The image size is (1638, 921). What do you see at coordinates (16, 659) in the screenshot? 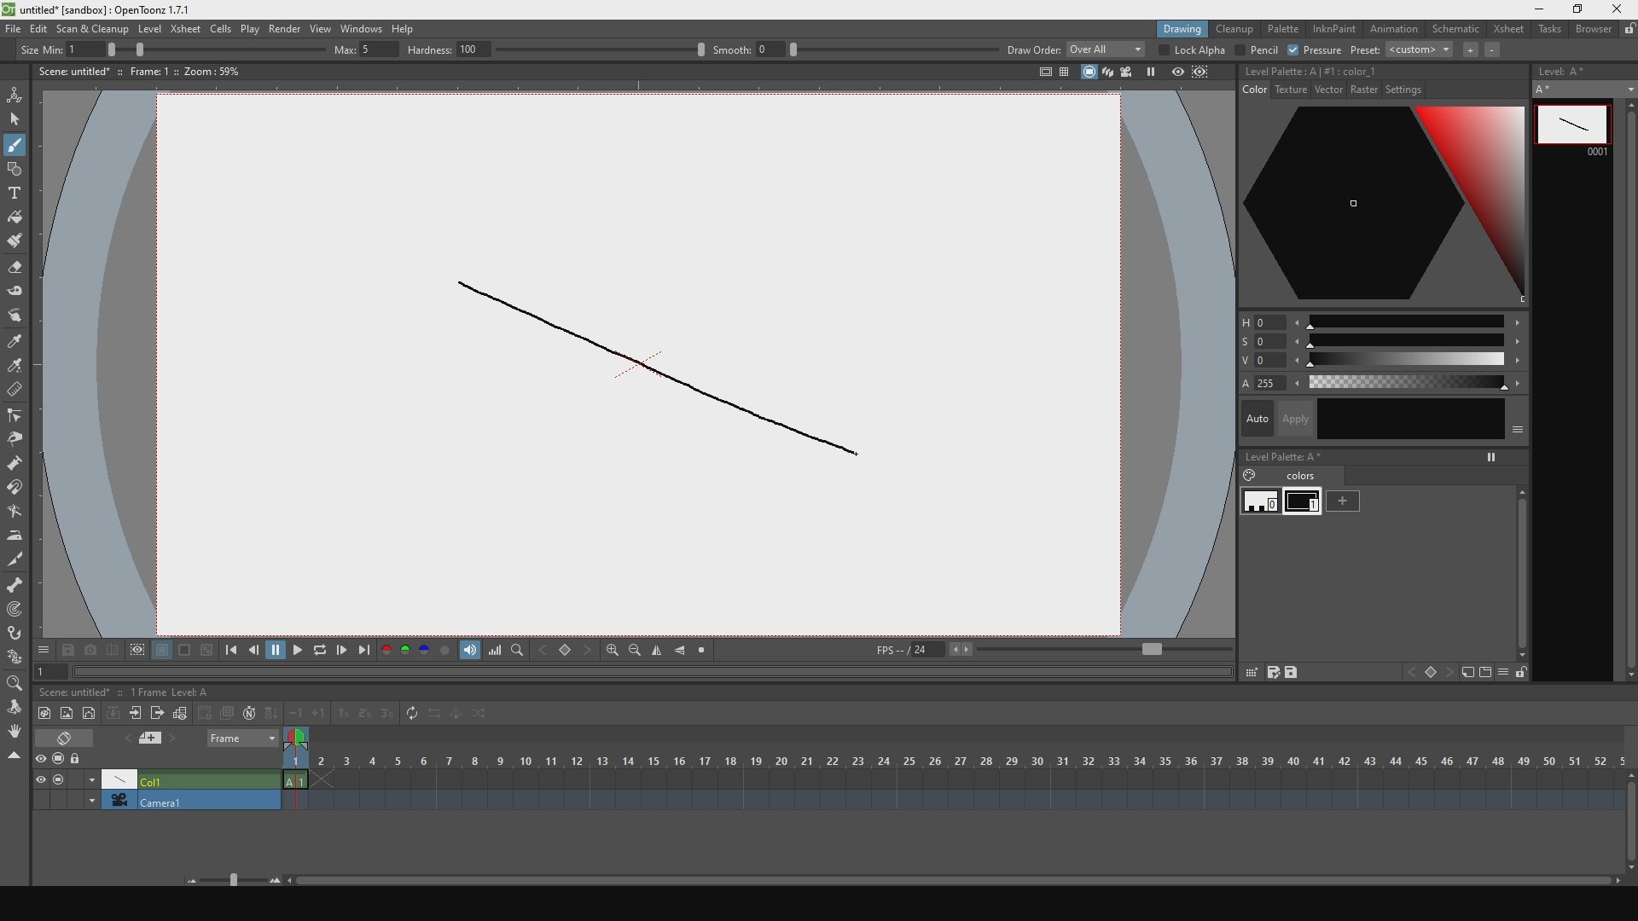
I see `plastic` at bounding box center [16, 659].